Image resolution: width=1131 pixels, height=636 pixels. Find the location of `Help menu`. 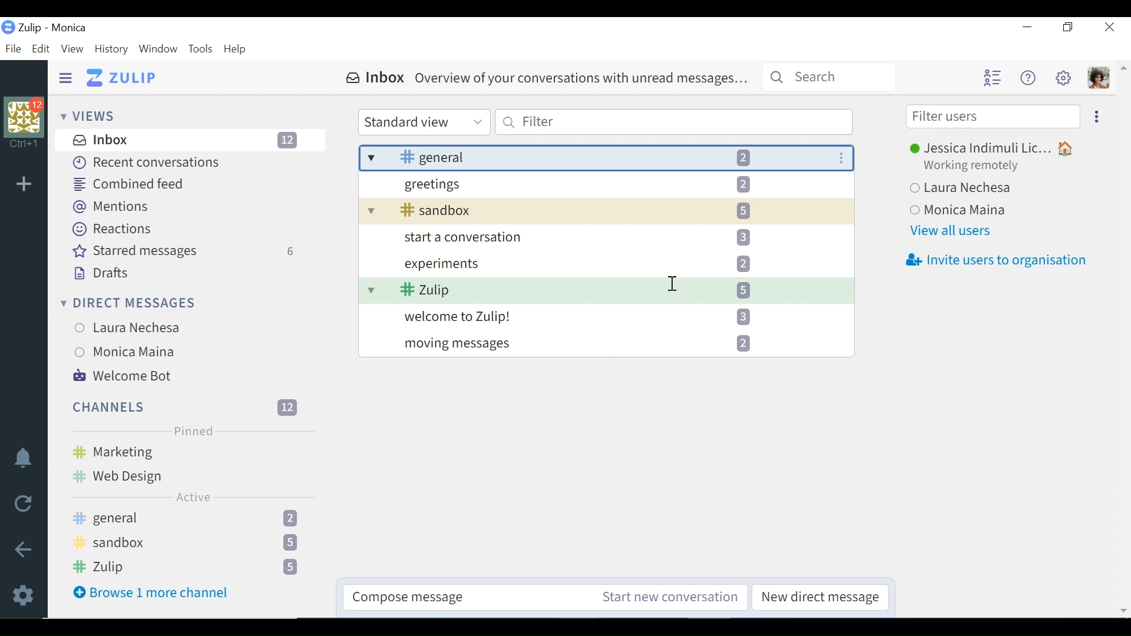

Help menu is located at coordinates (1028, 78).